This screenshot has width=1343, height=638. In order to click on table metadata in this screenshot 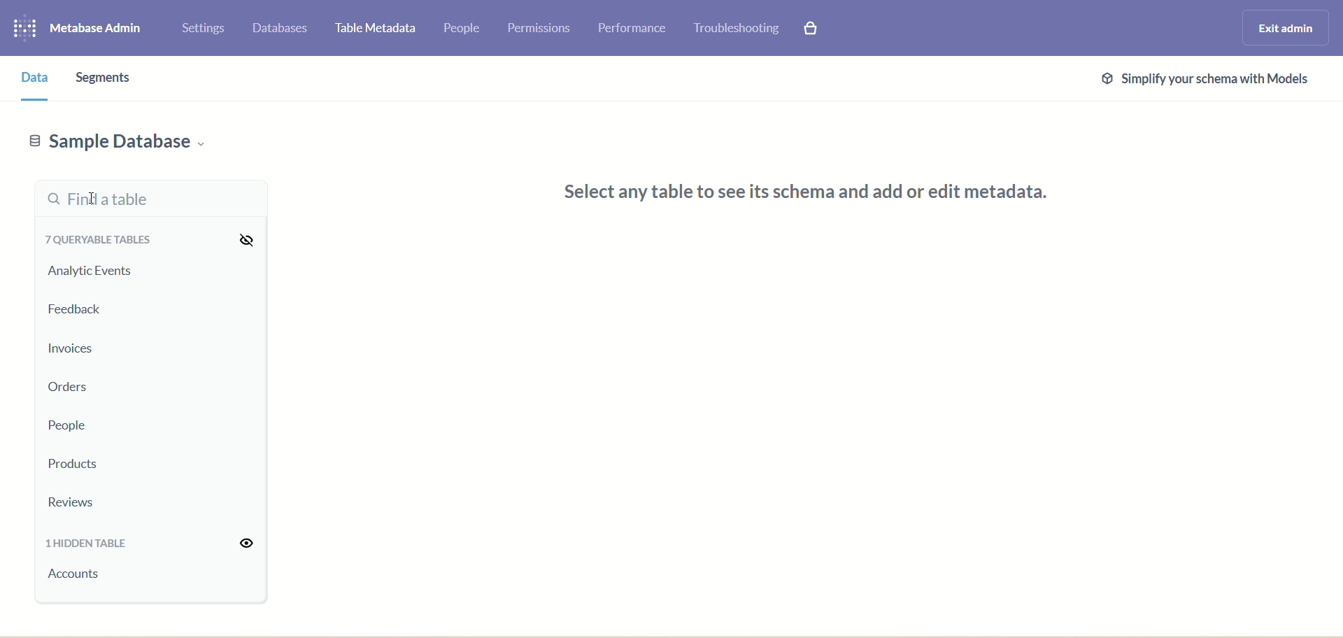, I will do `click(373, 28)`.